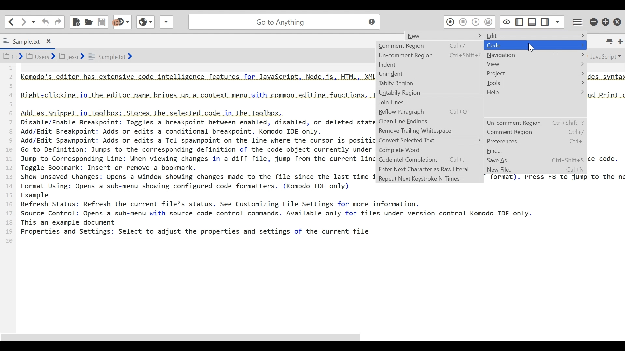 The height and width of the screenshot is (351, 625). I want to click on View , so click(535, 64).